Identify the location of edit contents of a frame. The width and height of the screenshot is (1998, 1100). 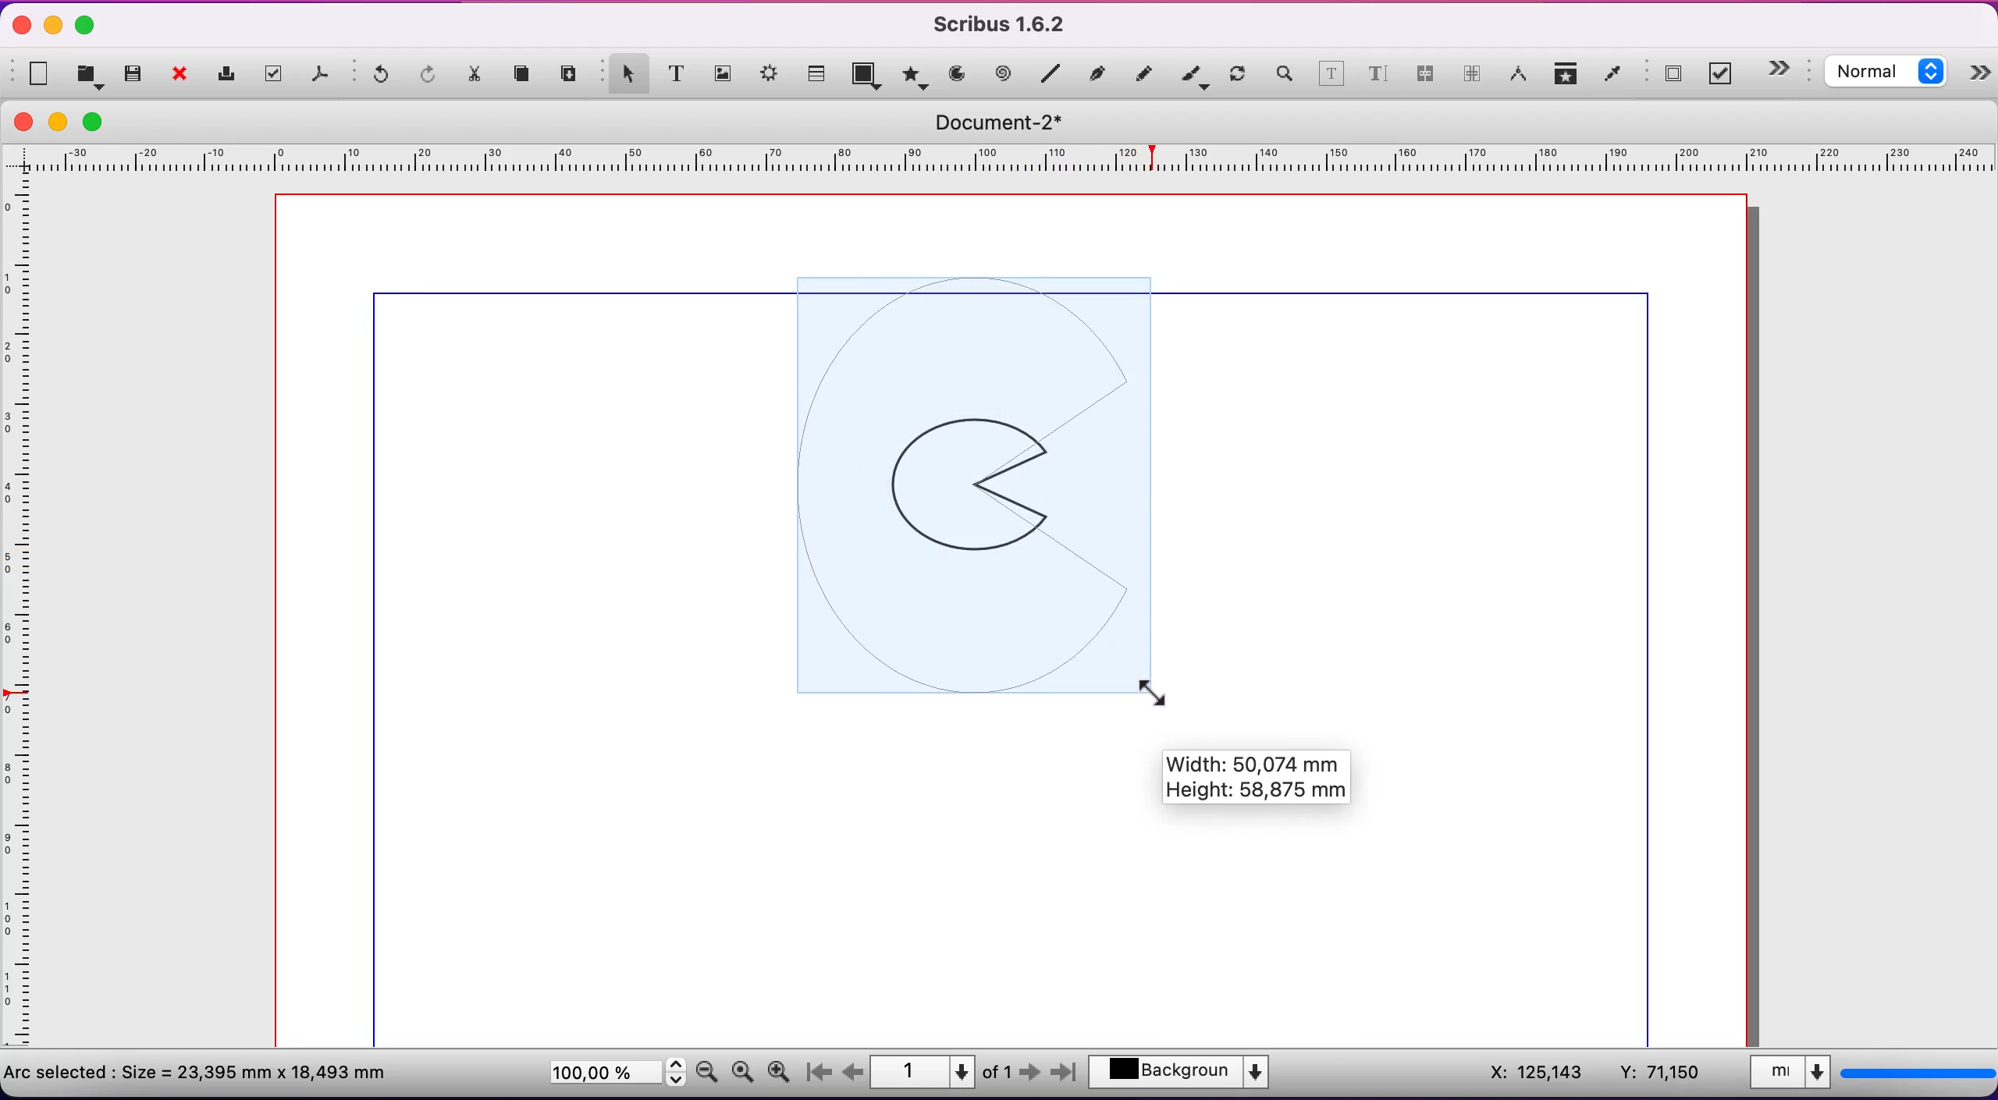
(1331, 76).